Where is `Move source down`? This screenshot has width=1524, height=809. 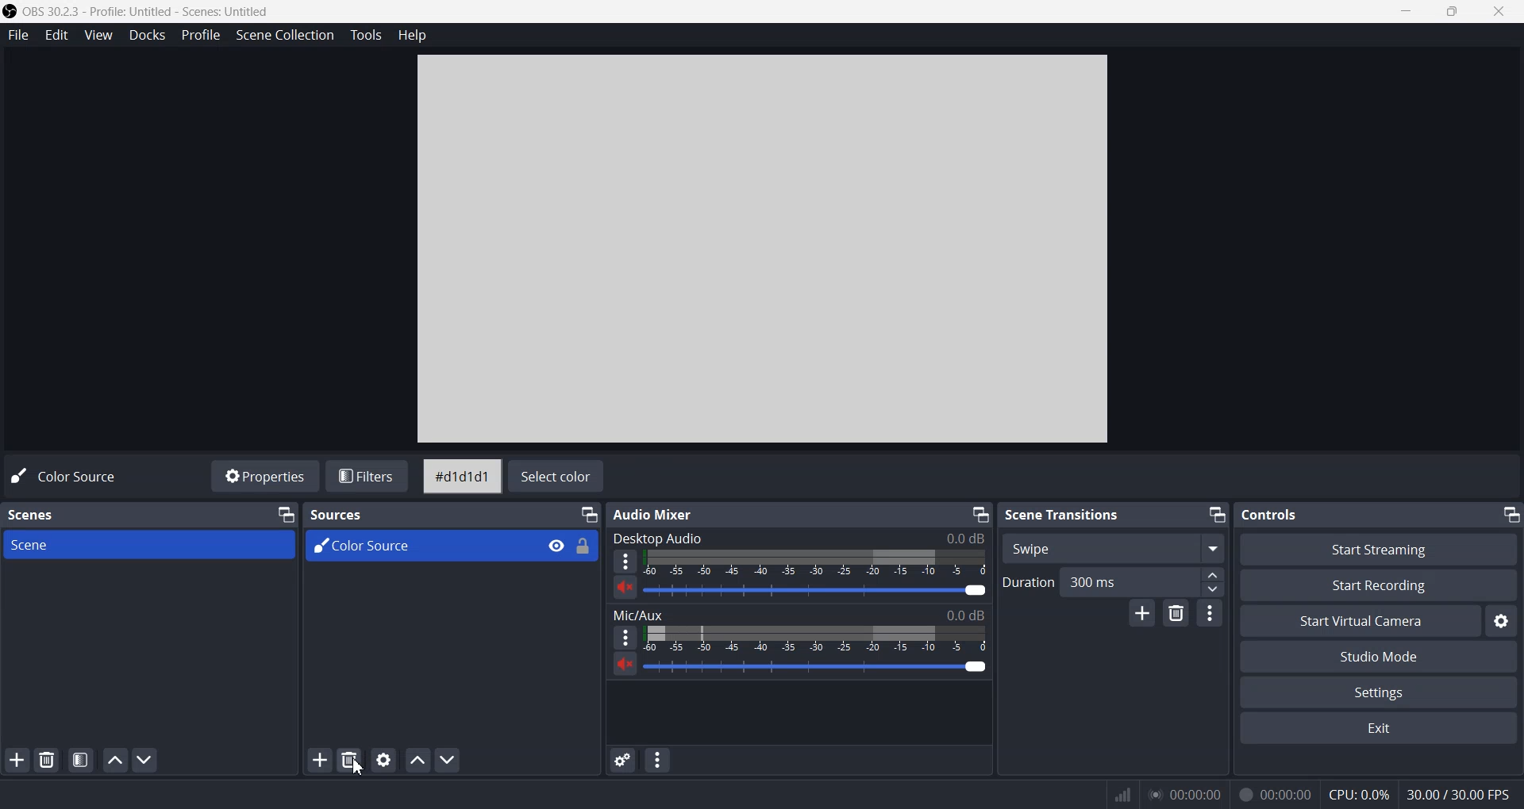 Move source down is located at coordinates (448, 759).